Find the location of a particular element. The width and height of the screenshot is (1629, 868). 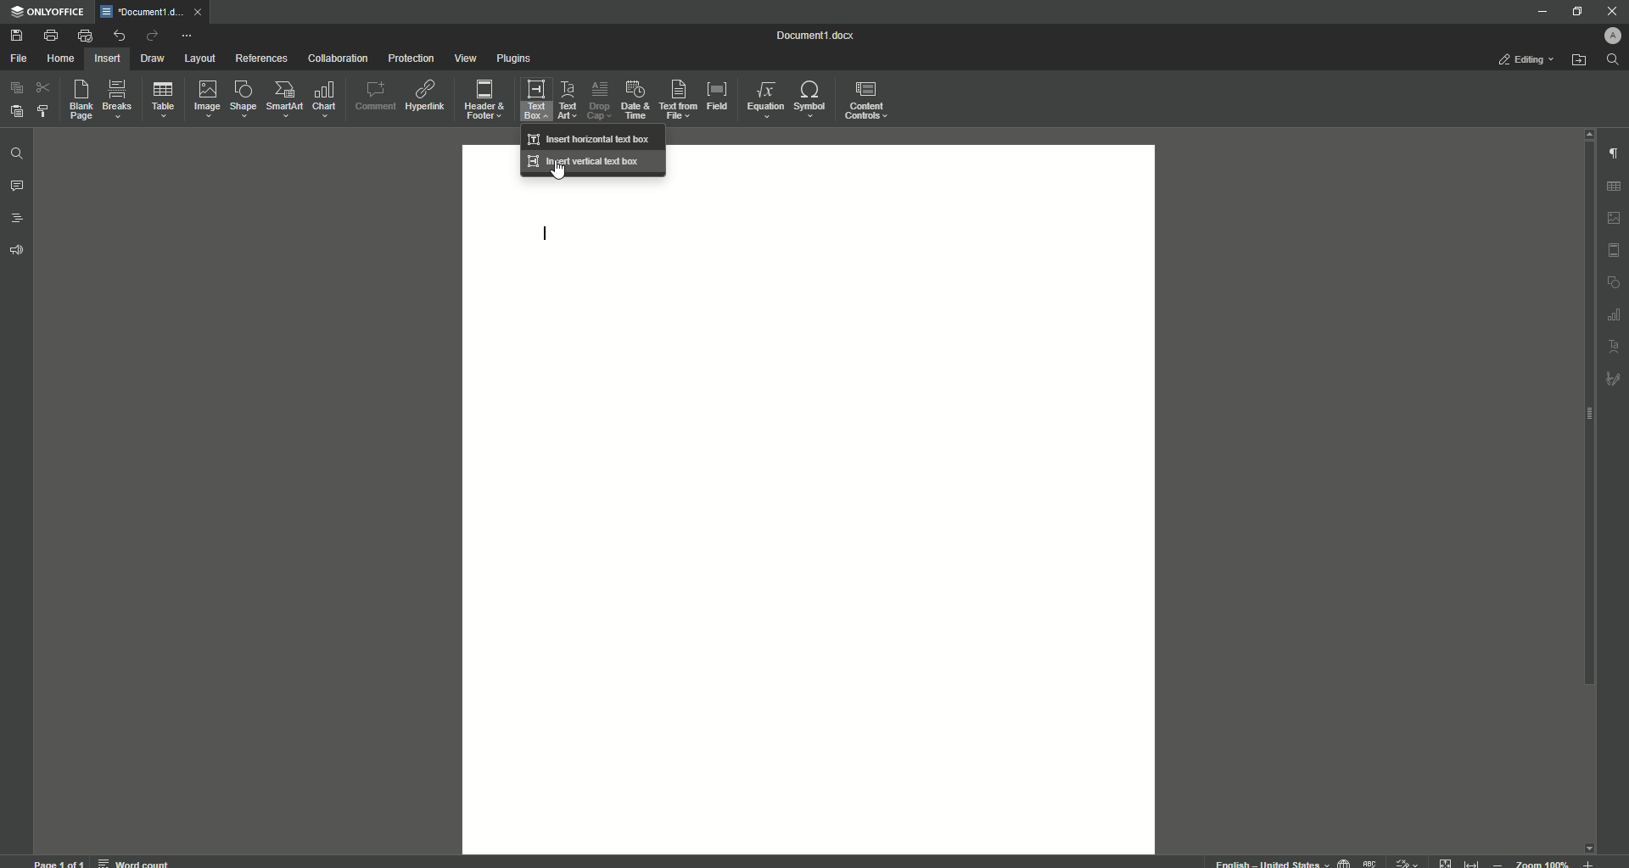

Drop Cap is located at coordinates (597, 97).